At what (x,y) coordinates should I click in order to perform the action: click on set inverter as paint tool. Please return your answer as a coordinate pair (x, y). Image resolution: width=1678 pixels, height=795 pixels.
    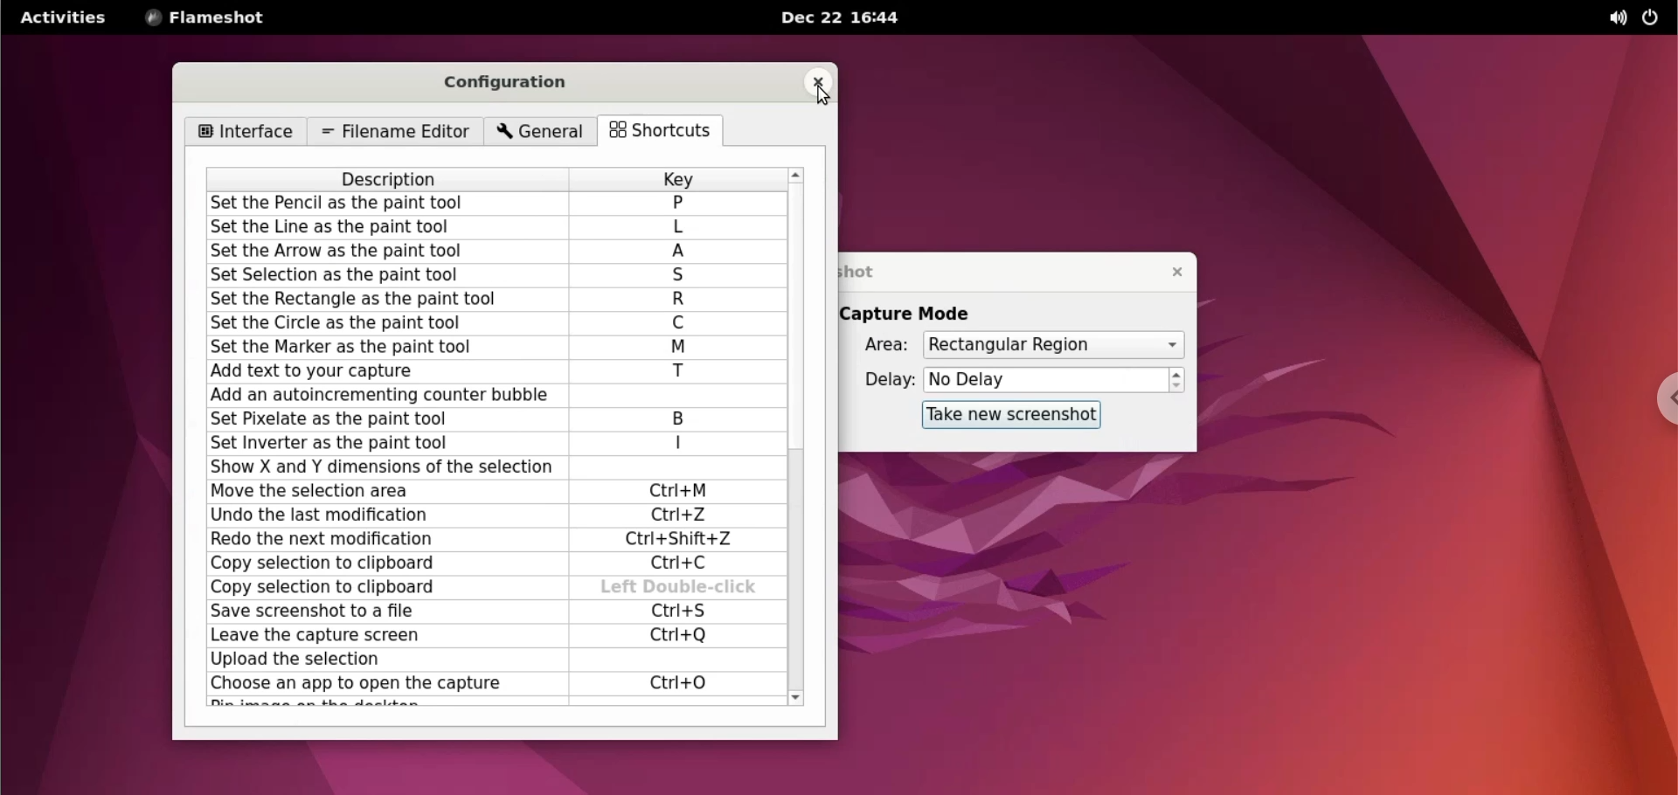
    Looking at the image, I should click on (377, 443).